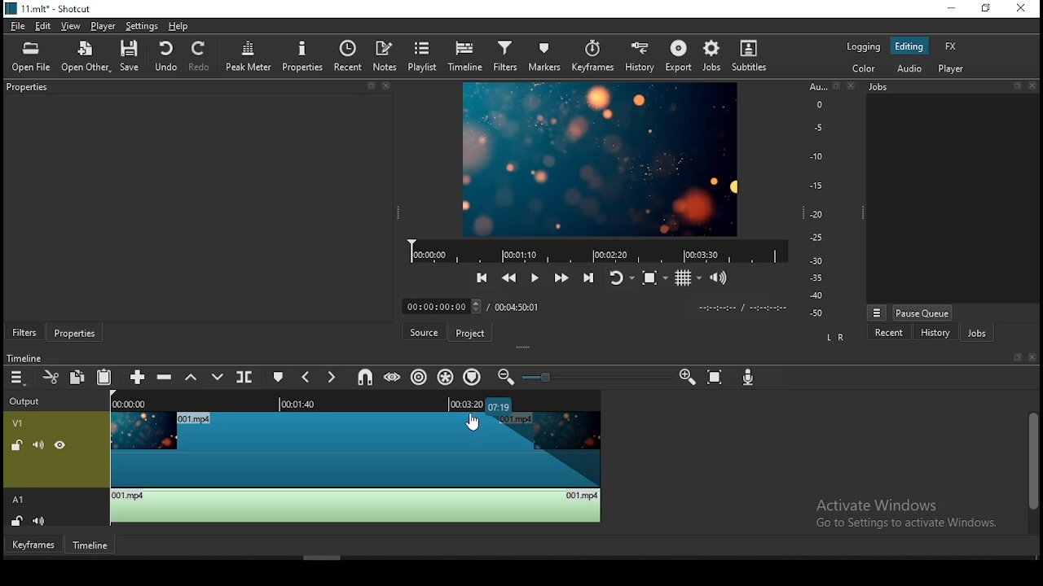 The height and width of the screenshot is (586, 1043). What do you see at coordinates (16, 25) in the screenshot?
I see `file` at bounding box center [16, 25].